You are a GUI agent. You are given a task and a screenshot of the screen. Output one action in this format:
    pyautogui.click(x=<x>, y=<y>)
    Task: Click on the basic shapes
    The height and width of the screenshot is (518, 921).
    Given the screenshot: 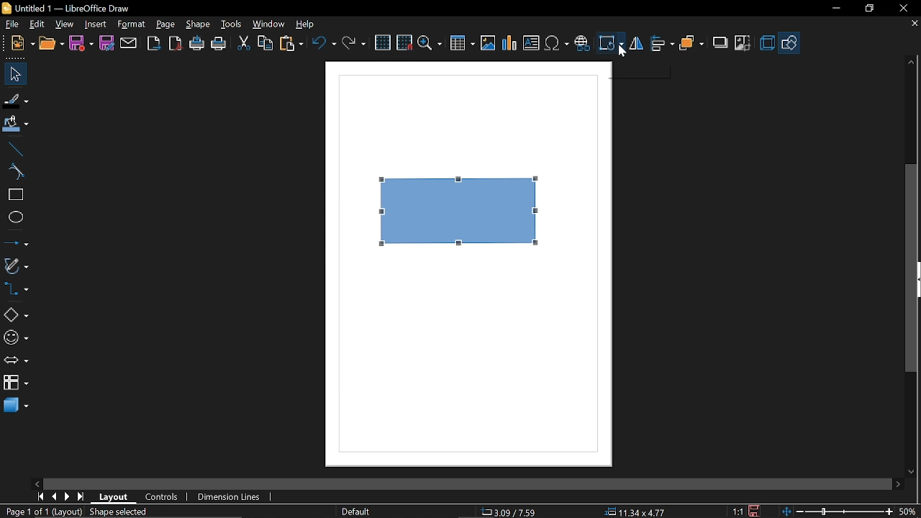 What is the action you would take?
    pyautogui.click(x=16, y=315)
    